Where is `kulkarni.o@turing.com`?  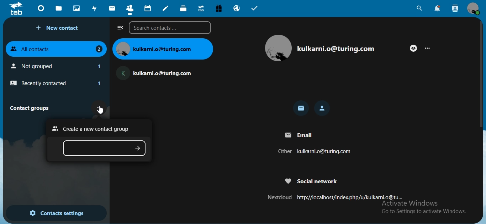 kulkarni.o@turing.com is located at coordinates (336, 49).